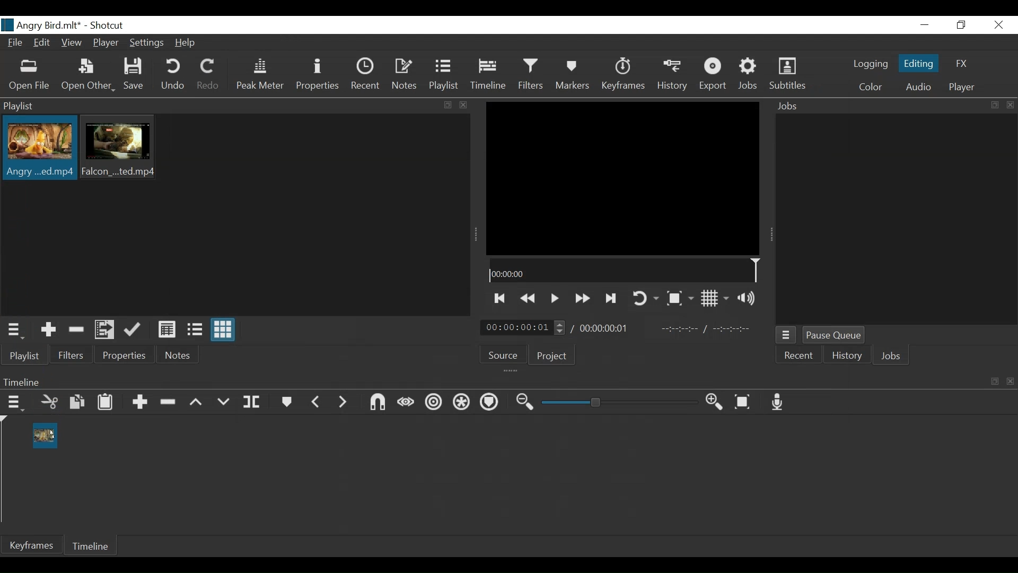 This screenshot has height=573, width=1018. What do you see at coordinates (622, 178) in the screenshot?
I see `Media Viewer` at bounding box center [622, 178].